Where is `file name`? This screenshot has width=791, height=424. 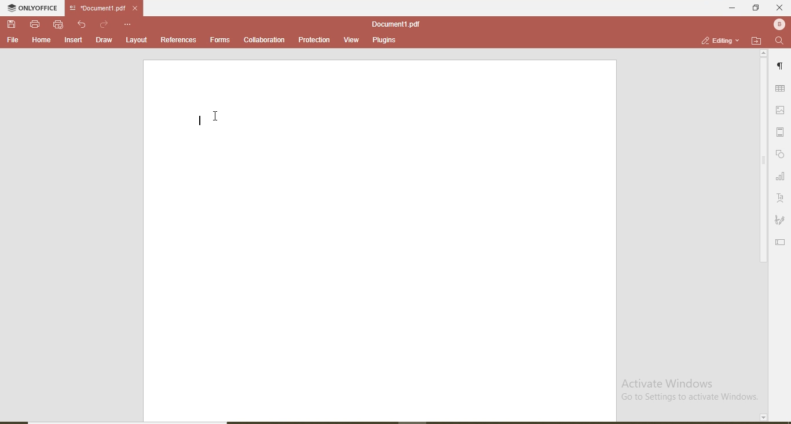
file name is located at coordinates (395, 24).